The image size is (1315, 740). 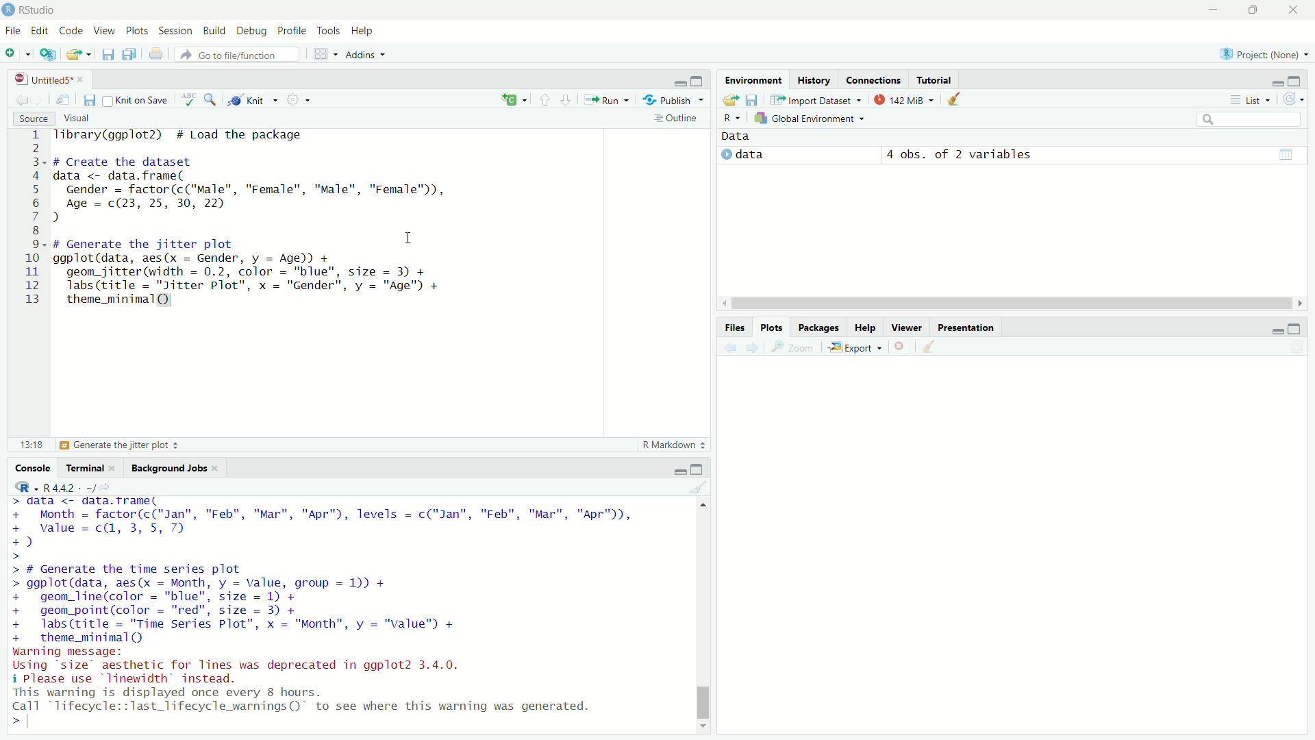 What do you see at coordinates (138, 99) in the screenshot?
I see `knit on save` at bounding box center [138, 99].